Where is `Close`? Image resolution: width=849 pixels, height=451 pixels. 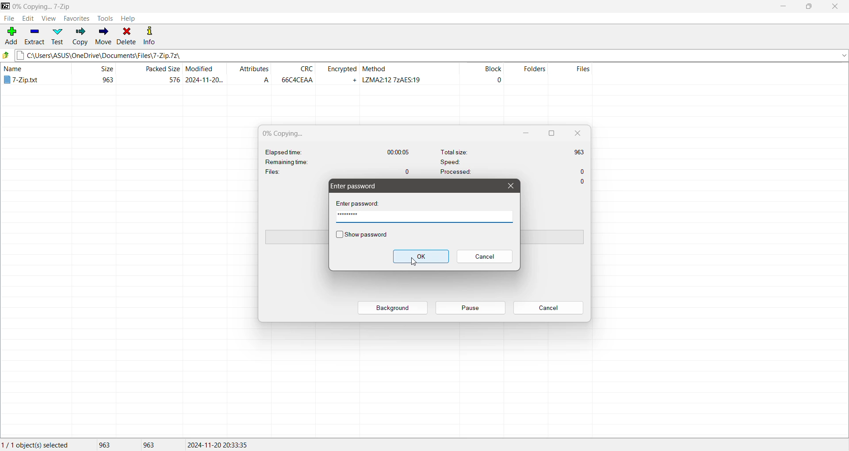 Close is located at coordinates (510, 186).